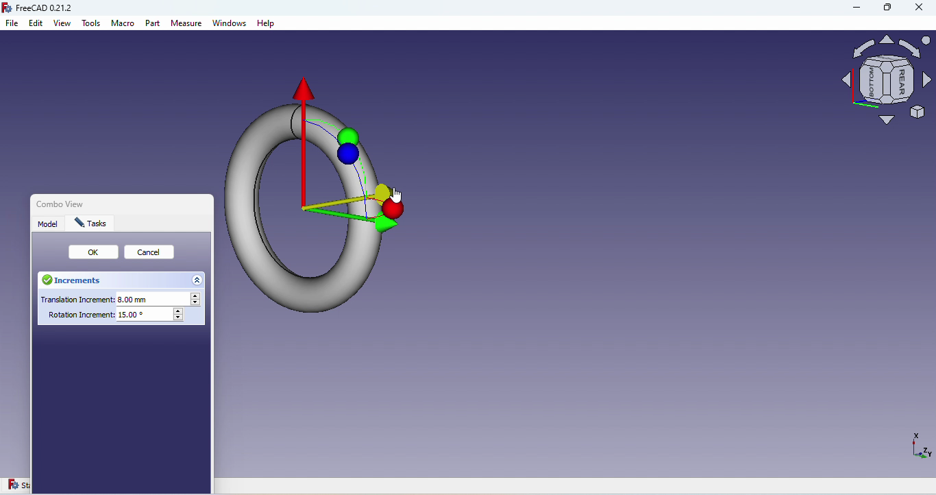 This screenshot has width=936, height=495. What do you see at coordinates (180, 318) in the screenshot?
I see `Decrease rotation increment` at bounding box center [180, 318].